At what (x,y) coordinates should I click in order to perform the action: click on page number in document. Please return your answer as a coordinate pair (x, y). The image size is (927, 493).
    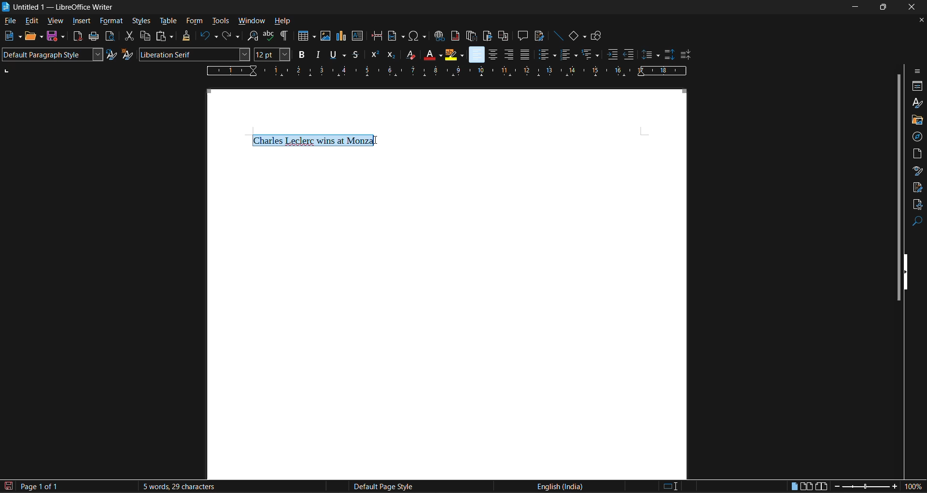
    Looking at the image, I should click on (41, 486).